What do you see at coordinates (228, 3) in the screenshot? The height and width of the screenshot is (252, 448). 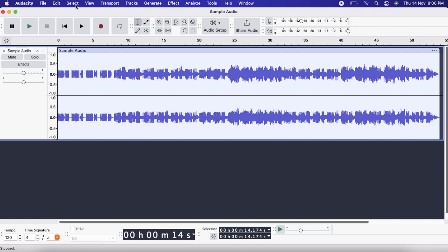 I see `Help` at bounding box center [228, 3].